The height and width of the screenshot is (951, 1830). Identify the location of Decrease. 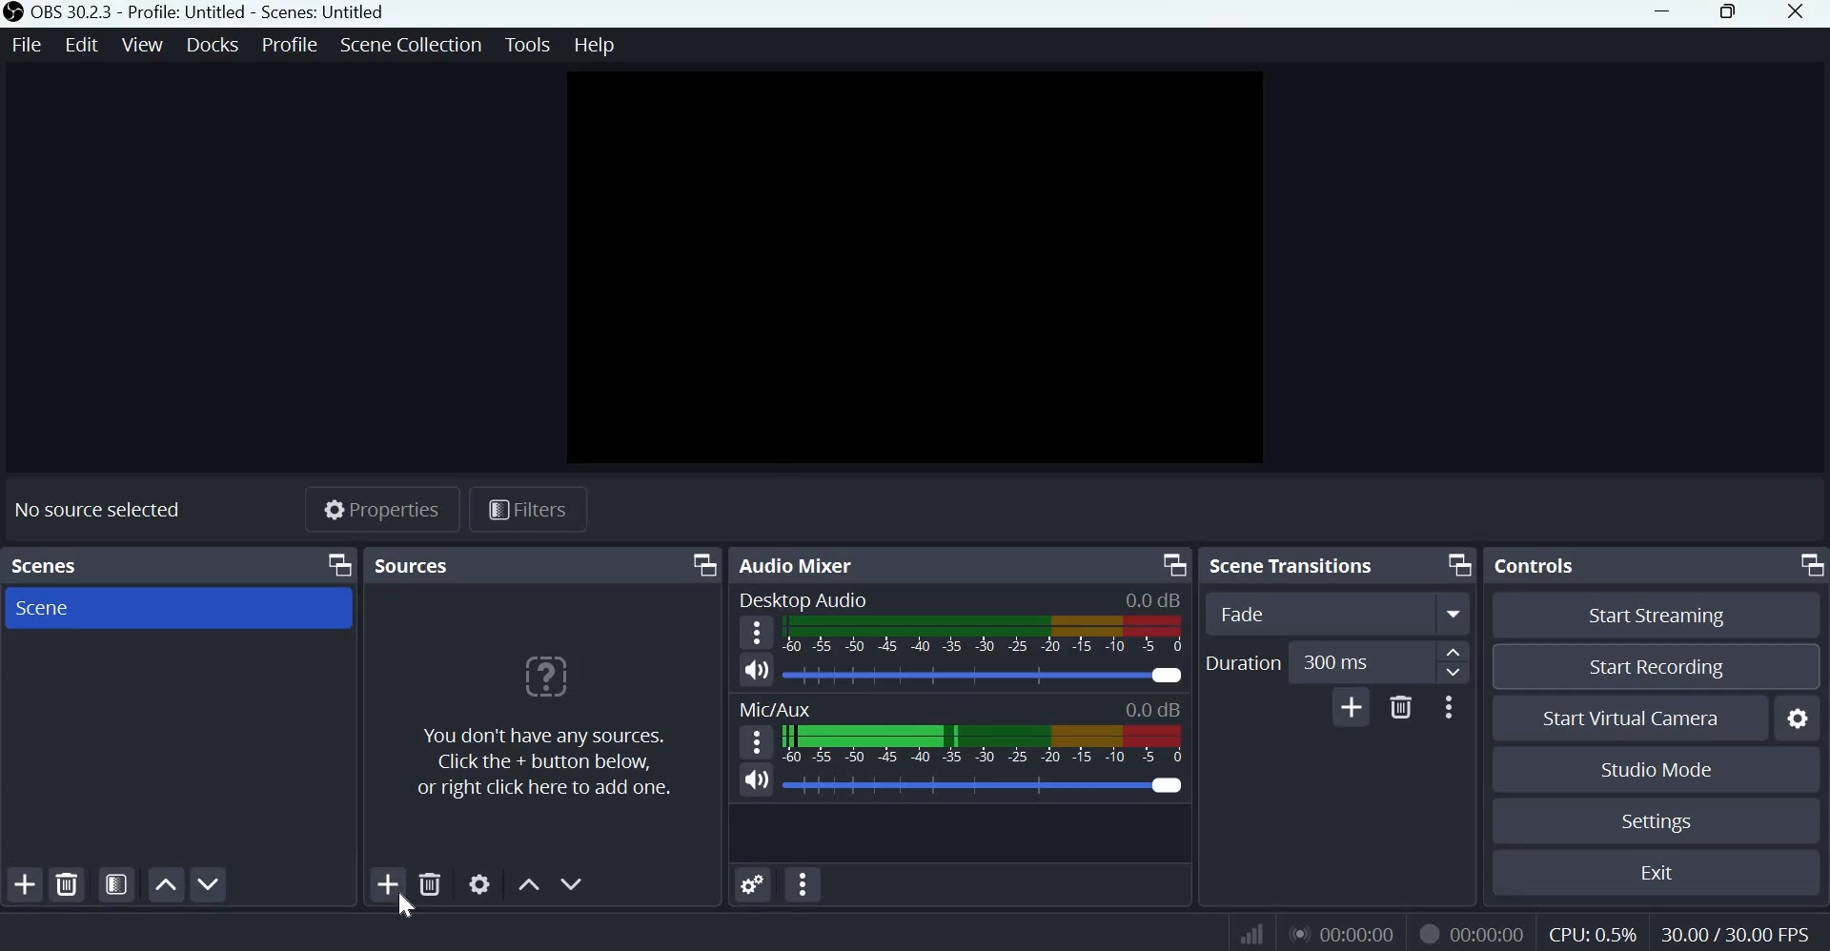
(1457, 675).